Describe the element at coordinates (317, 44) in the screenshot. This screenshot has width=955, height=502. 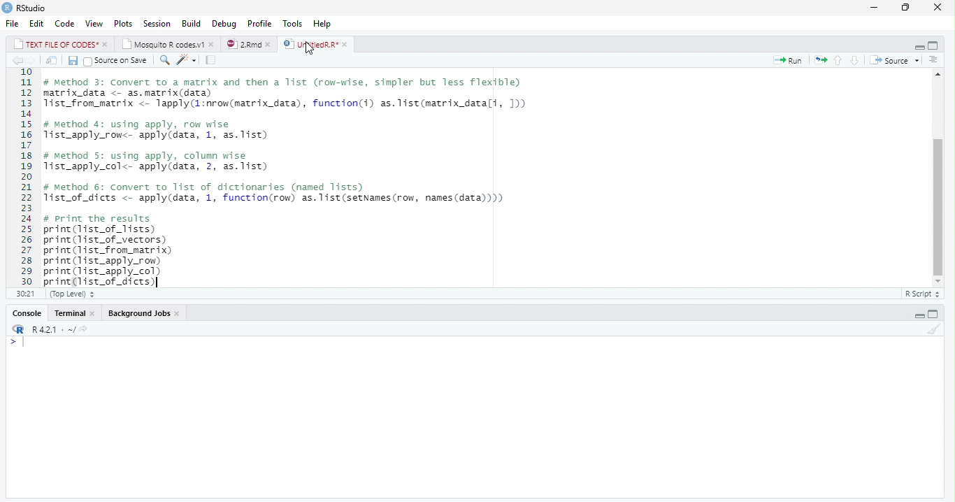
I see `UntitiedR.R*` at that location.